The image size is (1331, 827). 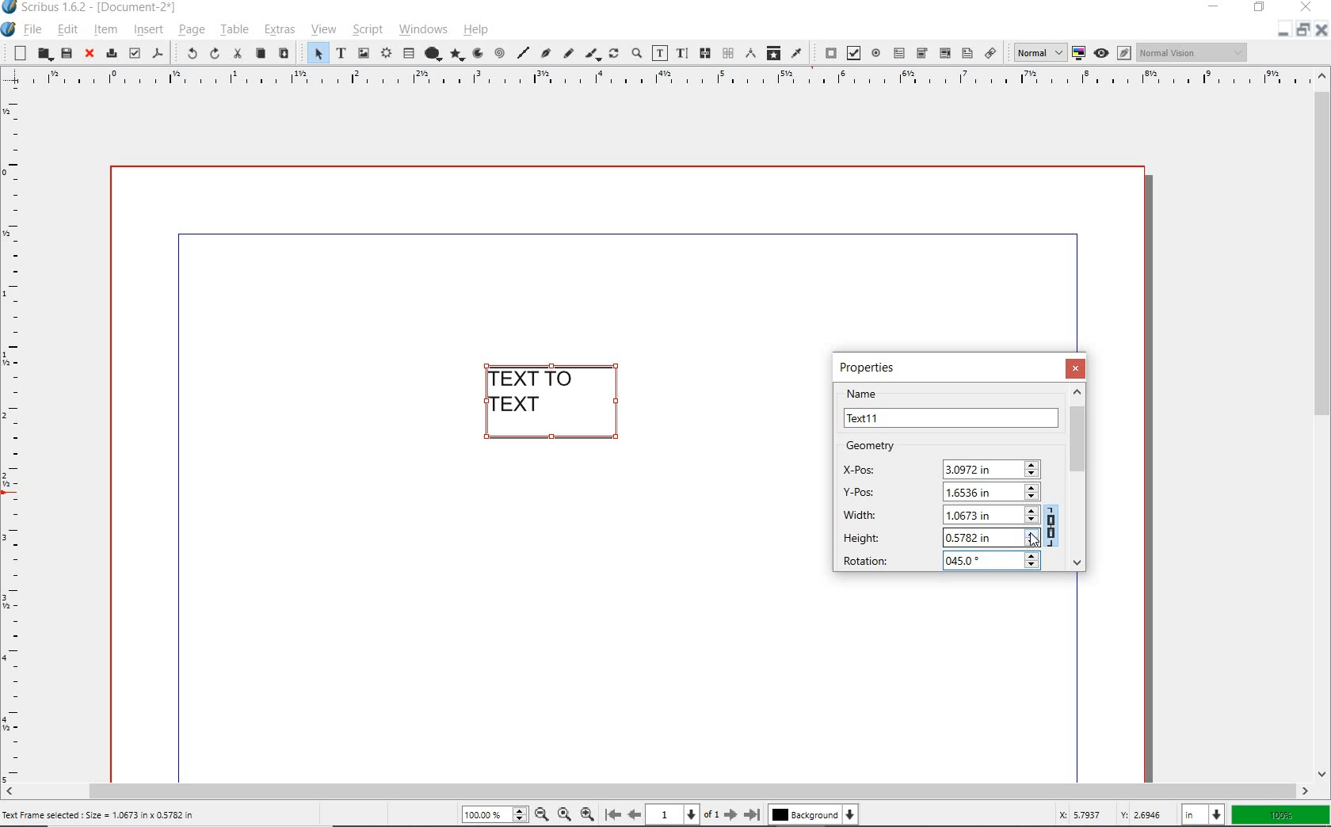 What do you see at coordinates (1106, 814) in the screenshot?
I see `coordinates` at bounding box center [1106, 814].